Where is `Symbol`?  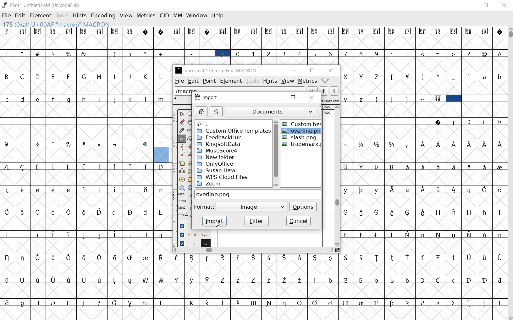
Symbol is located at coordinates (269, 303).